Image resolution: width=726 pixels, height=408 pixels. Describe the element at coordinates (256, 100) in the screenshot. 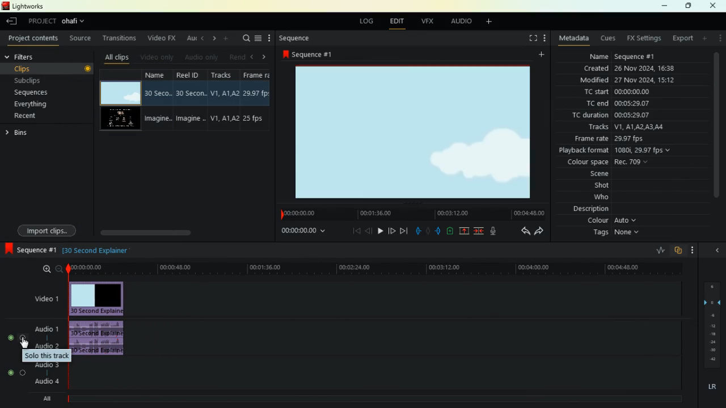

I see `fps` at that location.